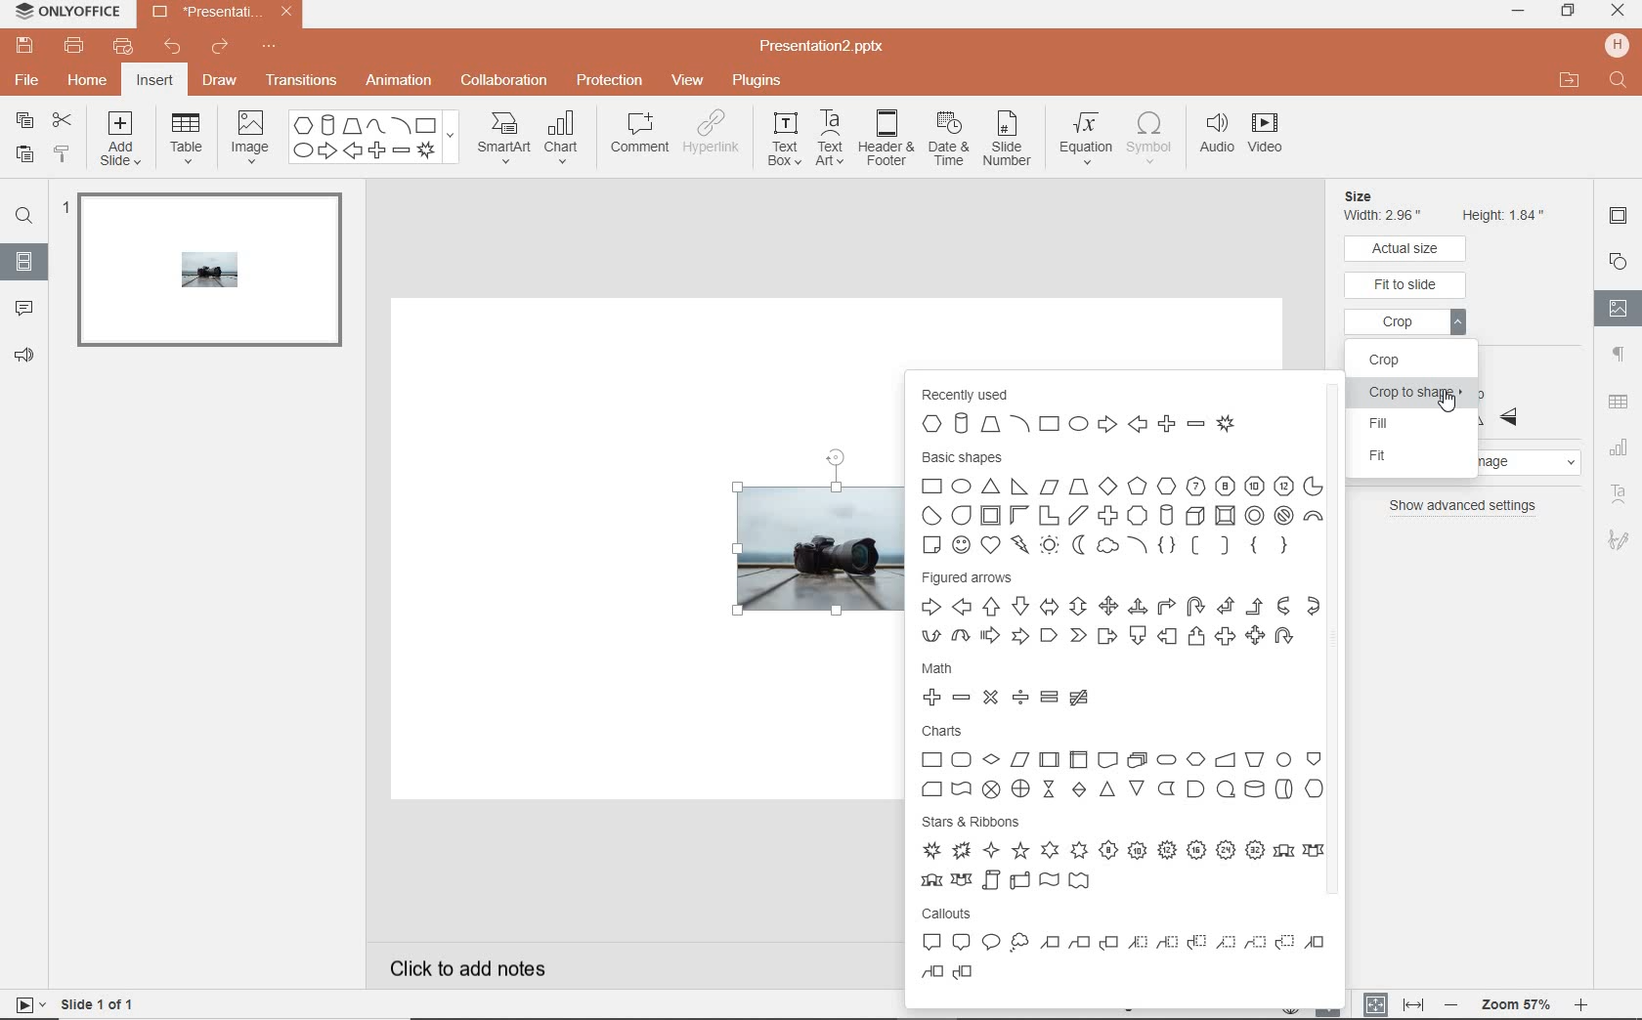  What do you see at coordinates (1407, 248) in the screenshot?
I see `actual size` at bounding box center [1407, 248].